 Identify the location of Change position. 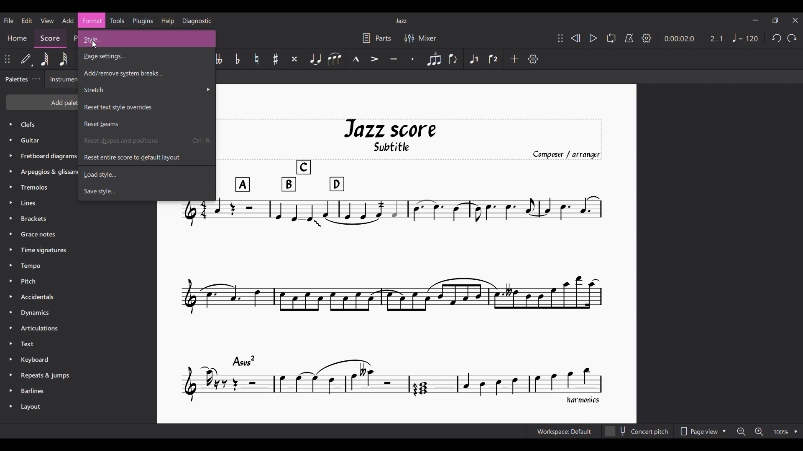
(560, 38).